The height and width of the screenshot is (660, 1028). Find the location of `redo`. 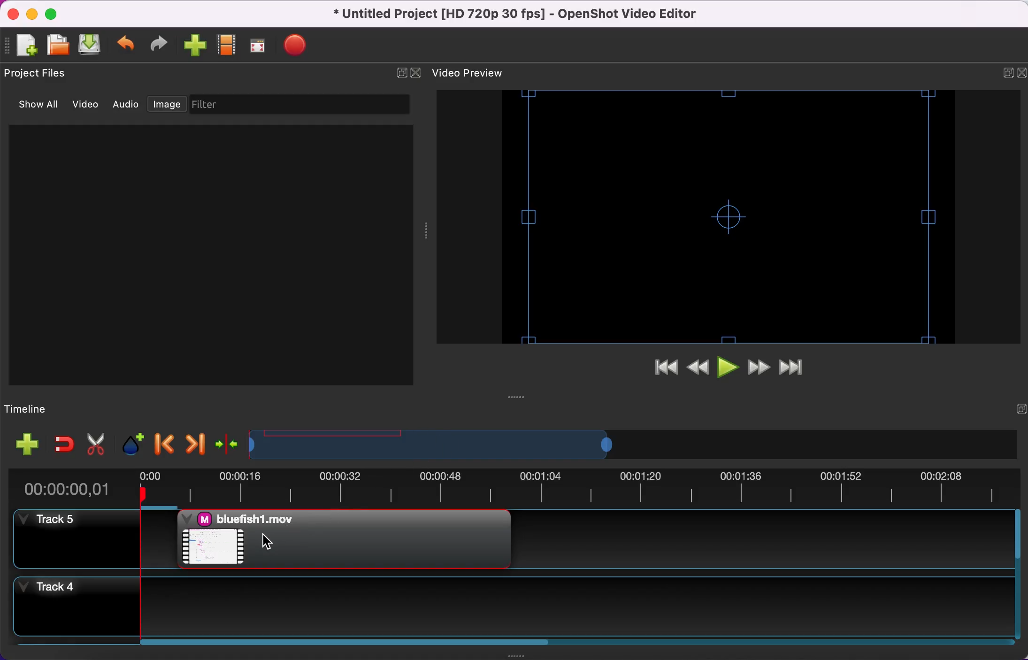

redo is located at coordinates (162, 46).